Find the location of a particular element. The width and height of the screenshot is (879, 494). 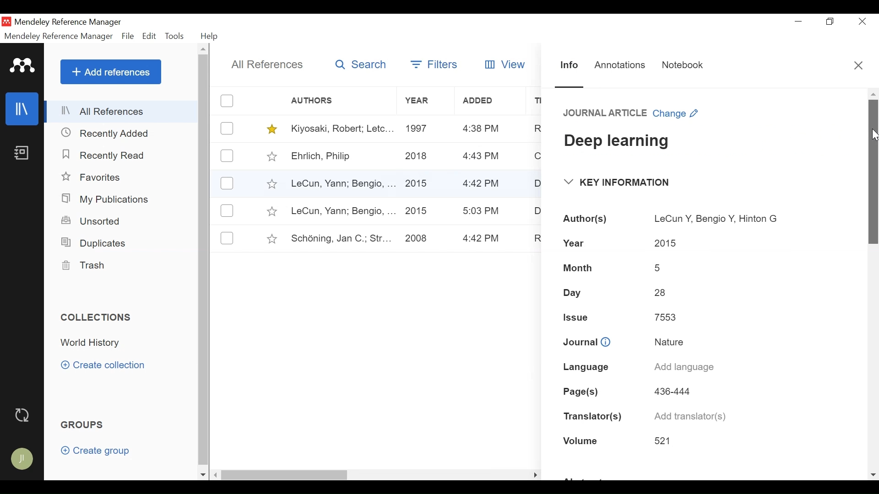

minimize is located at coordinates (799, 21).